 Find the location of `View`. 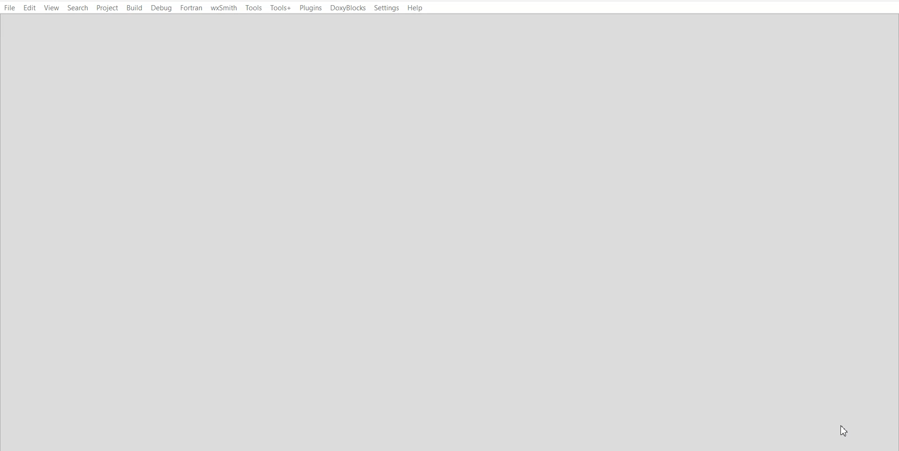

View is located at coordinates (51, 8).